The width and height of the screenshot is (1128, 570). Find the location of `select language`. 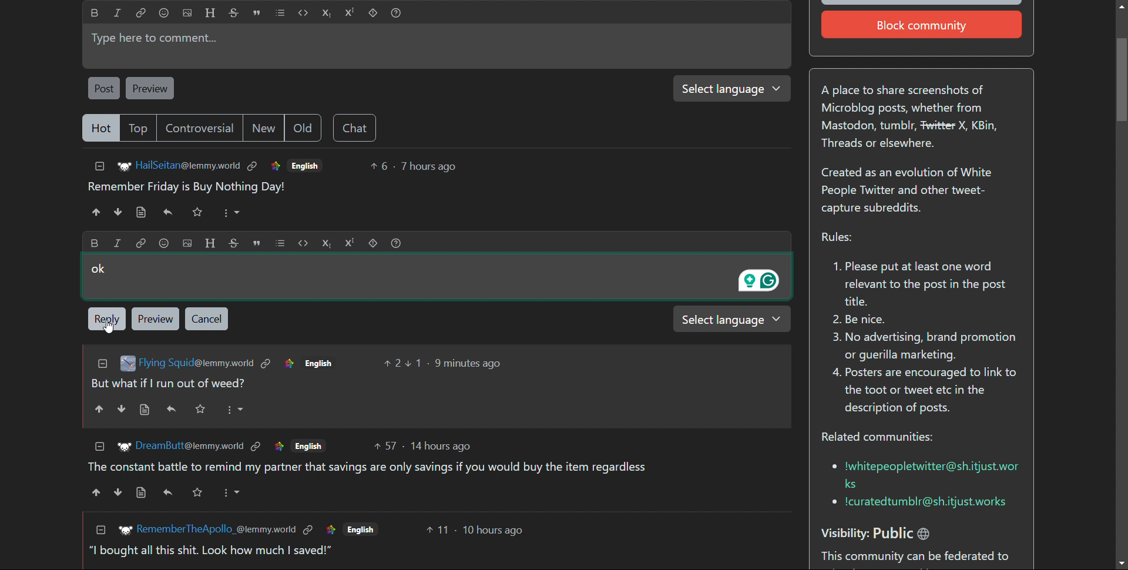

select language is located at coordinates (733, 320).